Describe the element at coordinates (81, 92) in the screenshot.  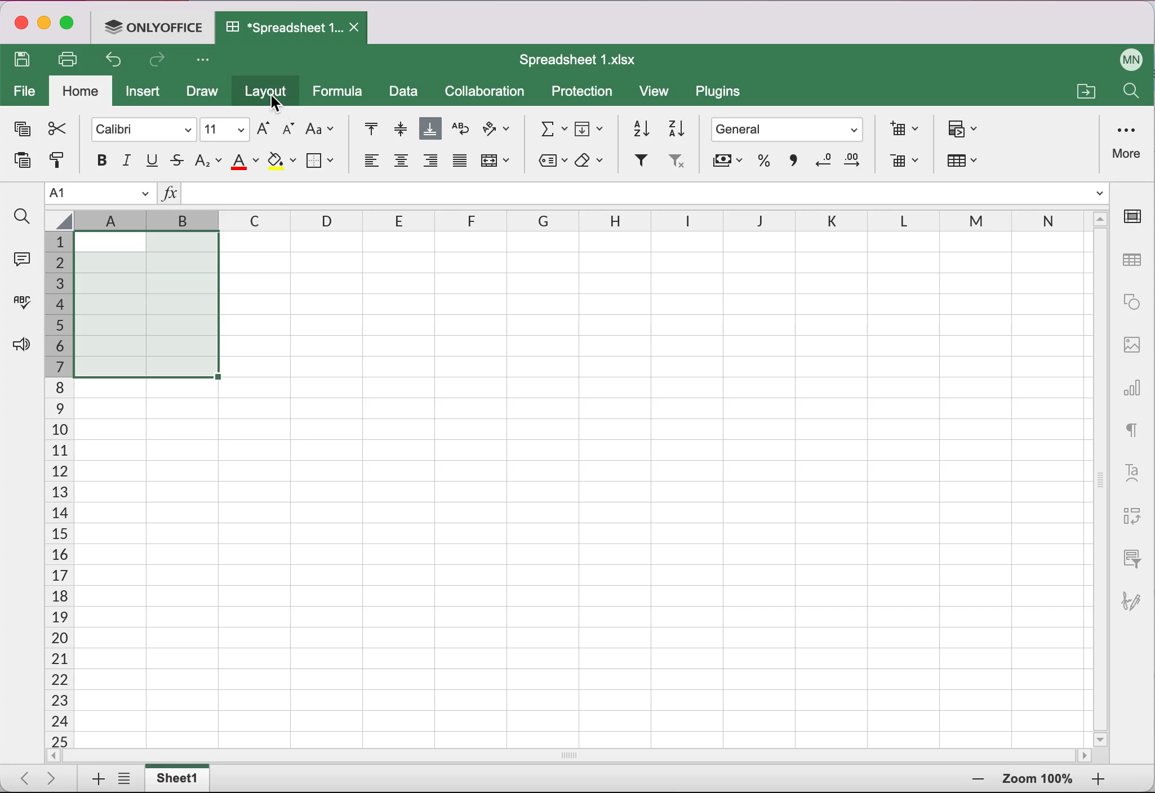
I see `home` at that location.